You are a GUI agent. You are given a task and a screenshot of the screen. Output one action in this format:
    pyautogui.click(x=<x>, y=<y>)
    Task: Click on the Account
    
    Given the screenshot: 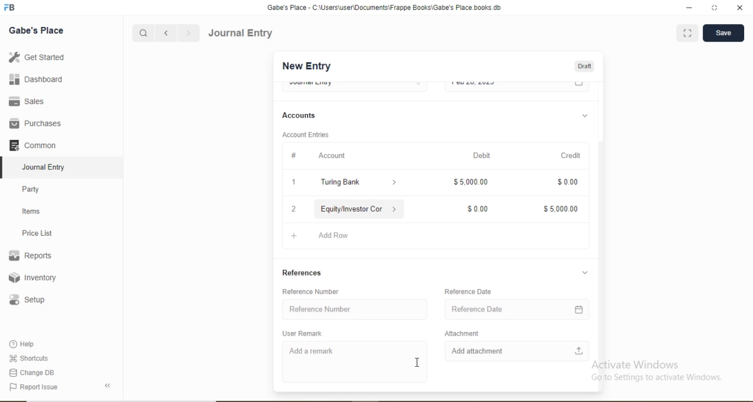 What is the action you would take?
    pyautogui.click(x=333, y=155)
    